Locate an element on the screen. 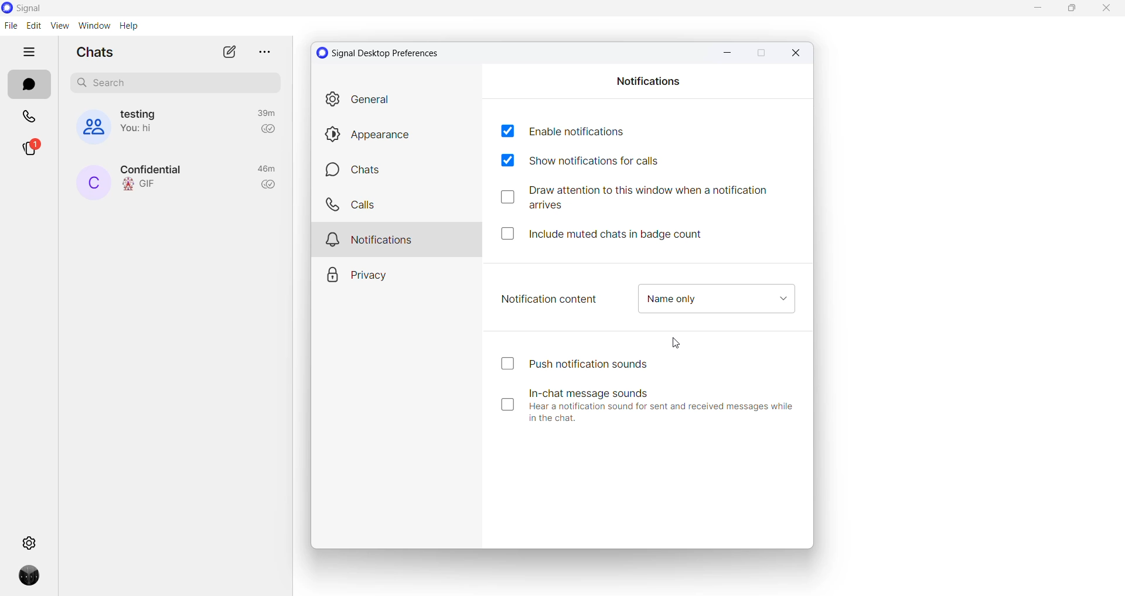 The height and width of the screenshot is (596, 1125). Minimize is located at coordinates (724, 51).